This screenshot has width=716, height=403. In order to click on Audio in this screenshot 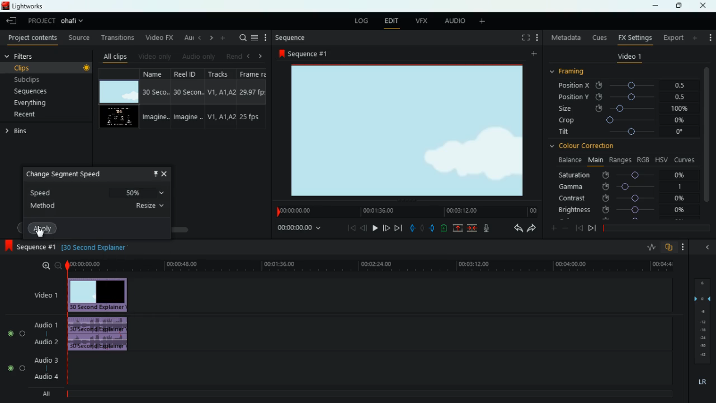, I will do `click(17, 333)`.